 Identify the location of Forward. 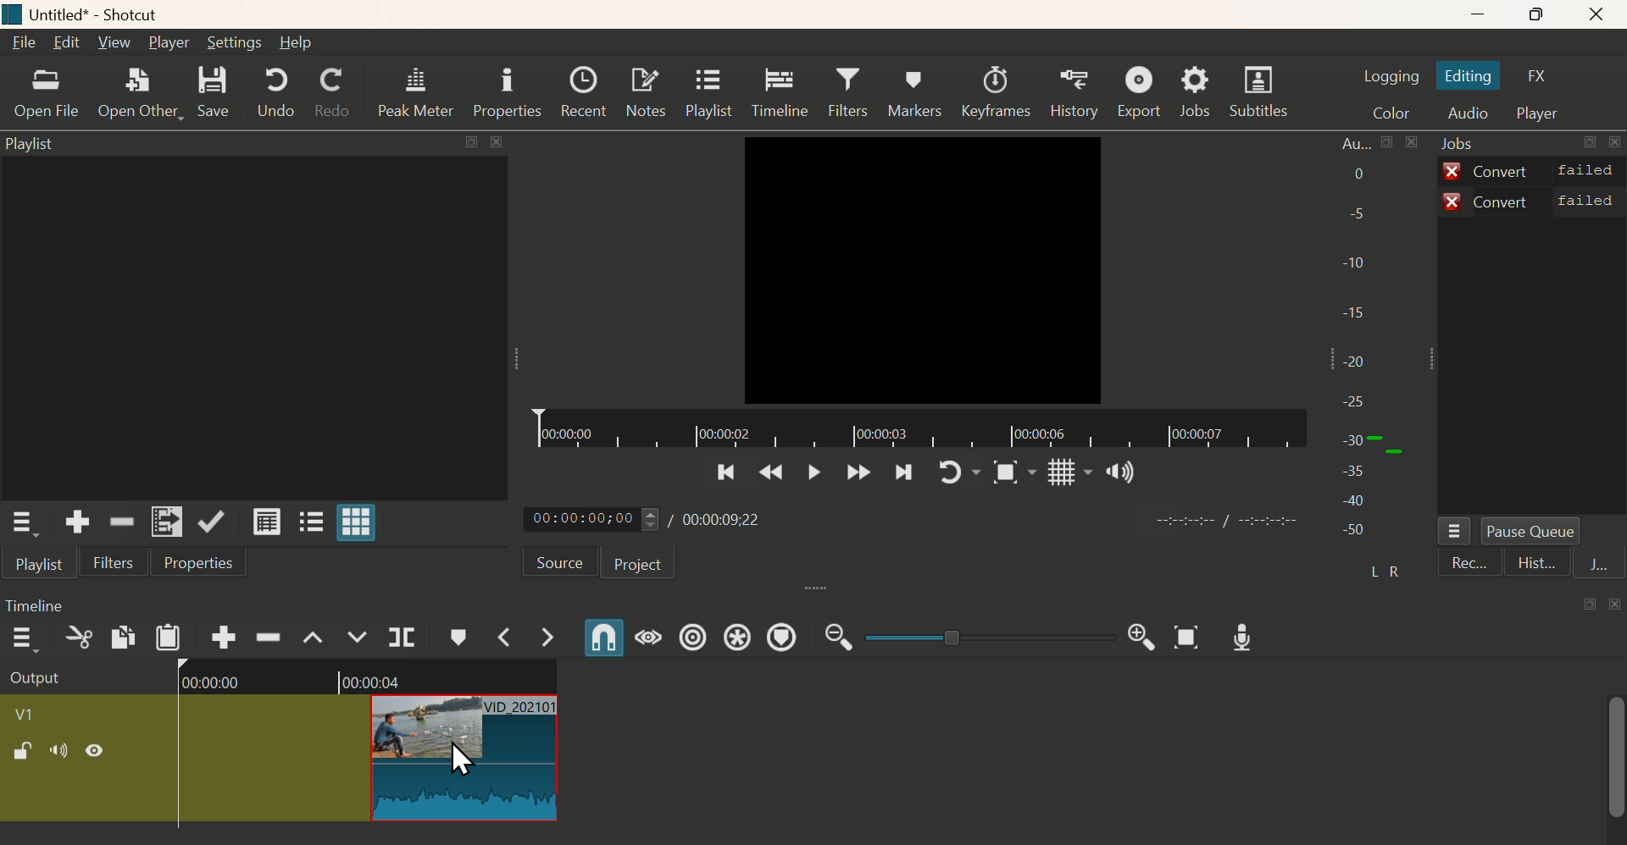
(855, 473).